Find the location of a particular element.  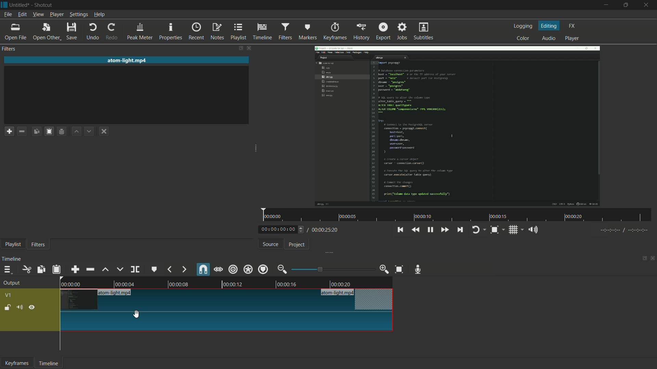

export is located at coordinates (383, 31).